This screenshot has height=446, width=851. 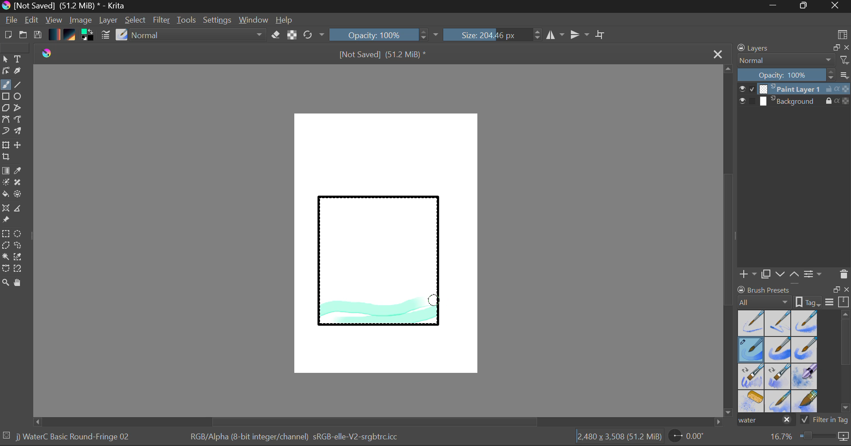 What do you see at coordinates (5, 59) in the screenshot?
I see `Select` at bounding box center [5, 59].